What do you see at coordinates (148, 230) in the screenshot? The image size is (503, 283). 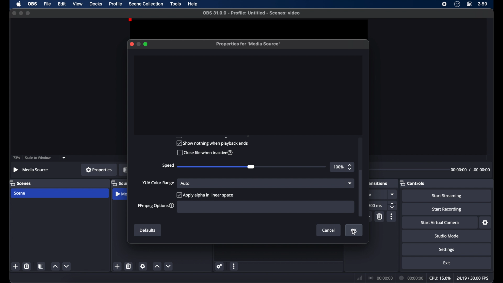 I see `defaults` at bounding box center [148, 230].